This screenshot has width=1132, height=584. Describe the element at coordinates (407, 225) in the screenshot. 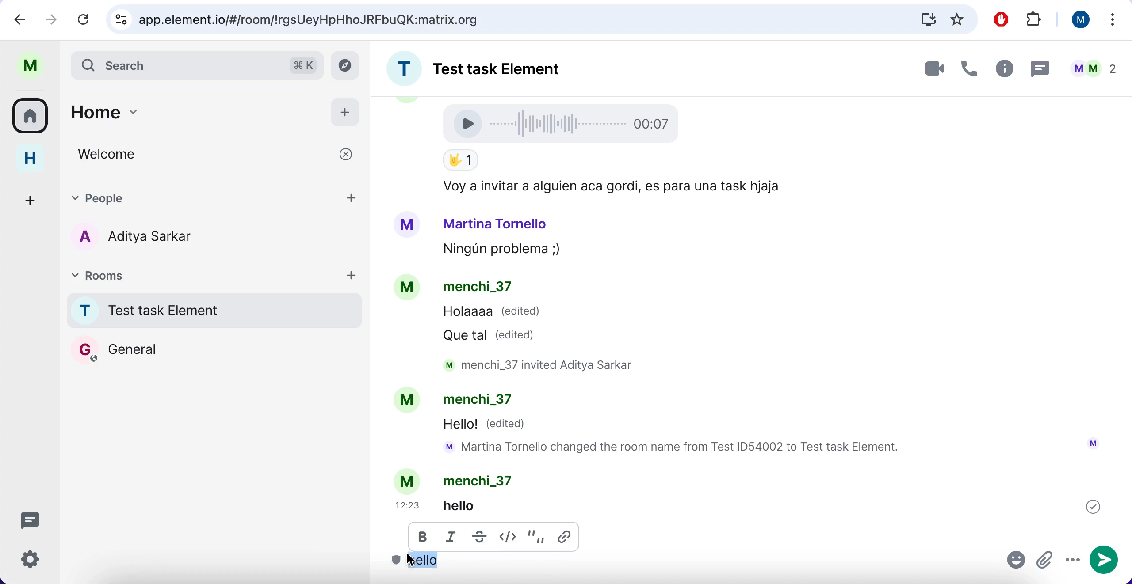

I see `Avatar` at that location.